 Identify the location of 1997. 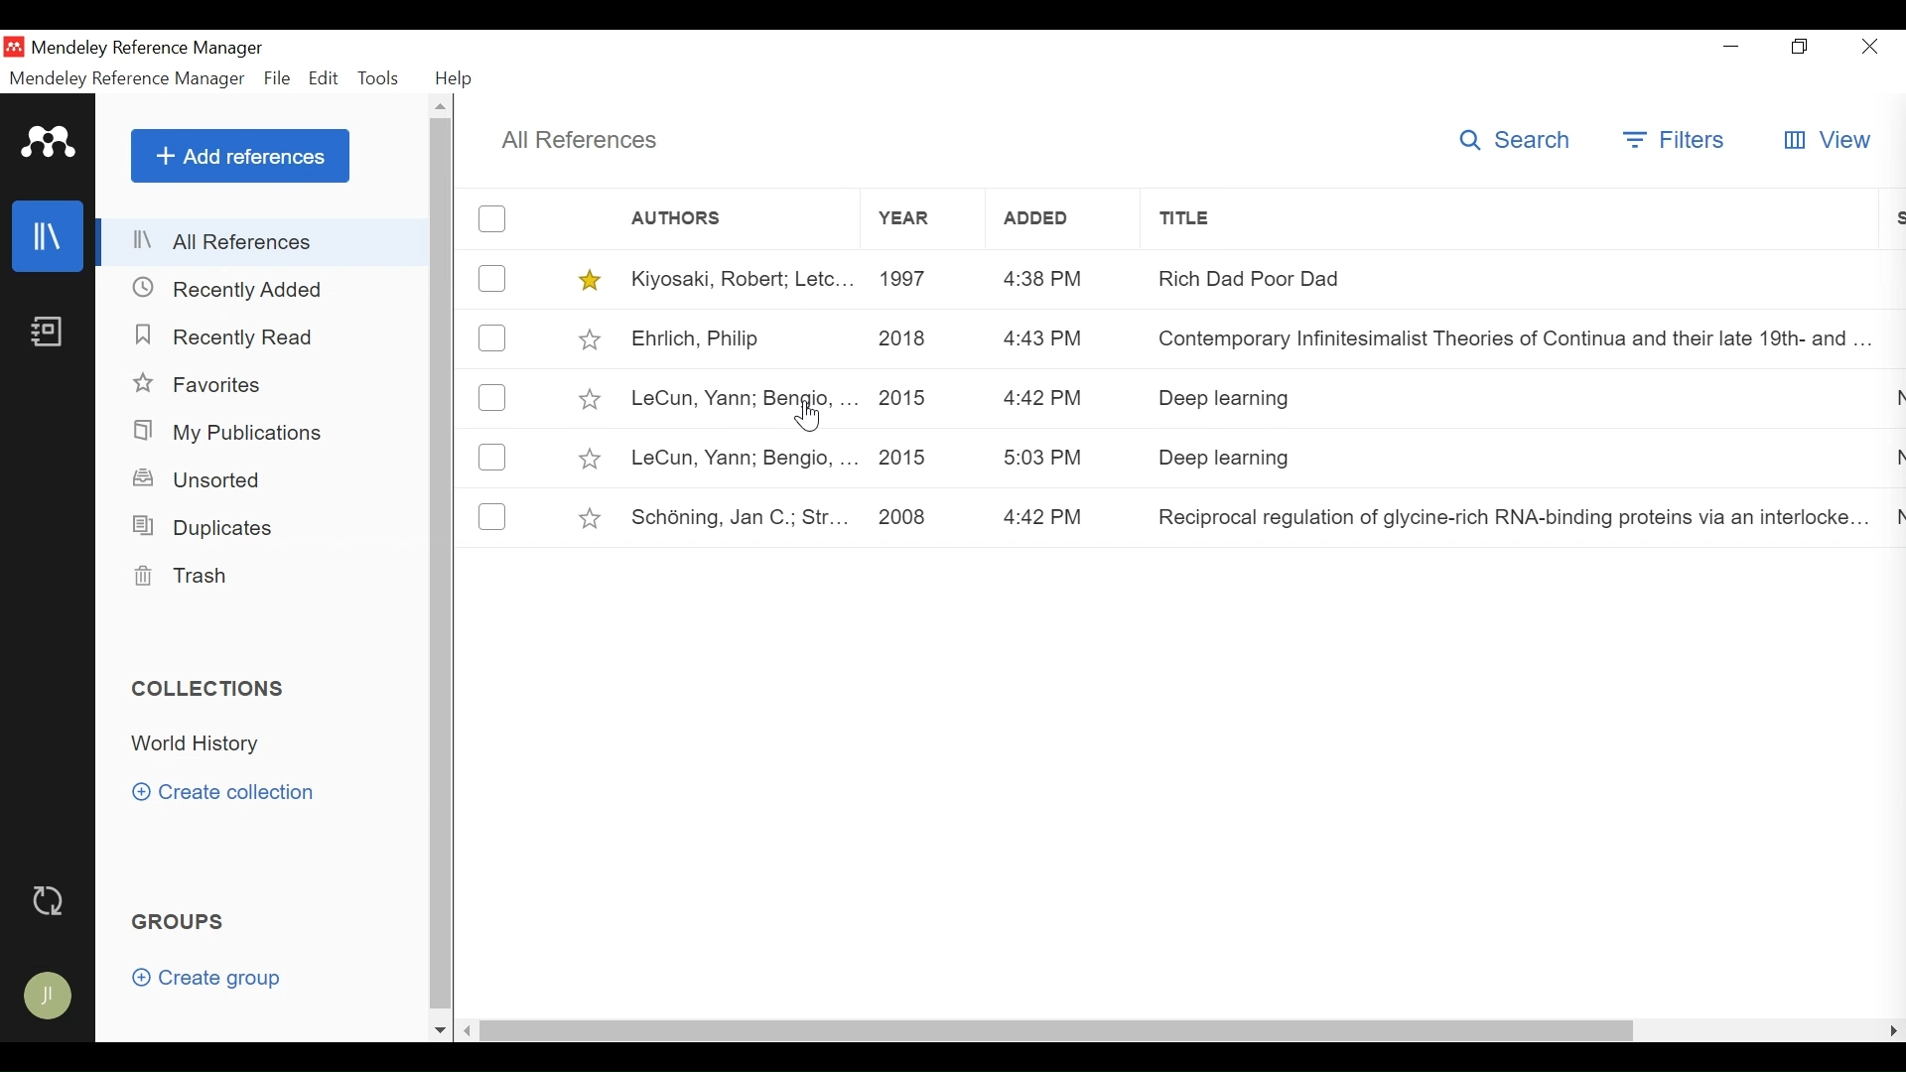
(908, 277).